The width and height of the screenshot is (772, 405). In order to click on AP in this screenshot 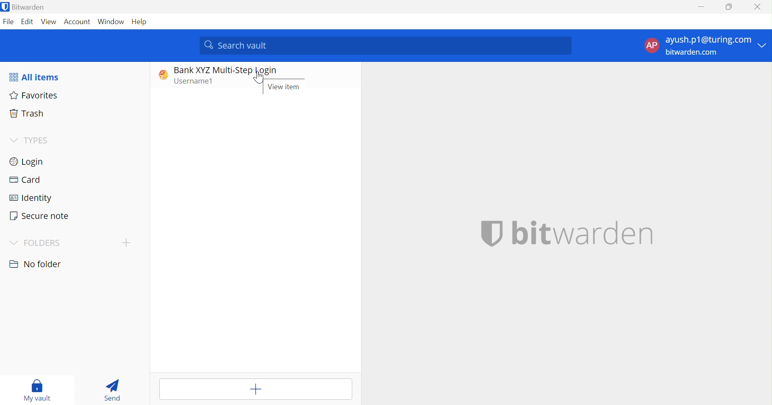, I will do `click(654, 45)`.